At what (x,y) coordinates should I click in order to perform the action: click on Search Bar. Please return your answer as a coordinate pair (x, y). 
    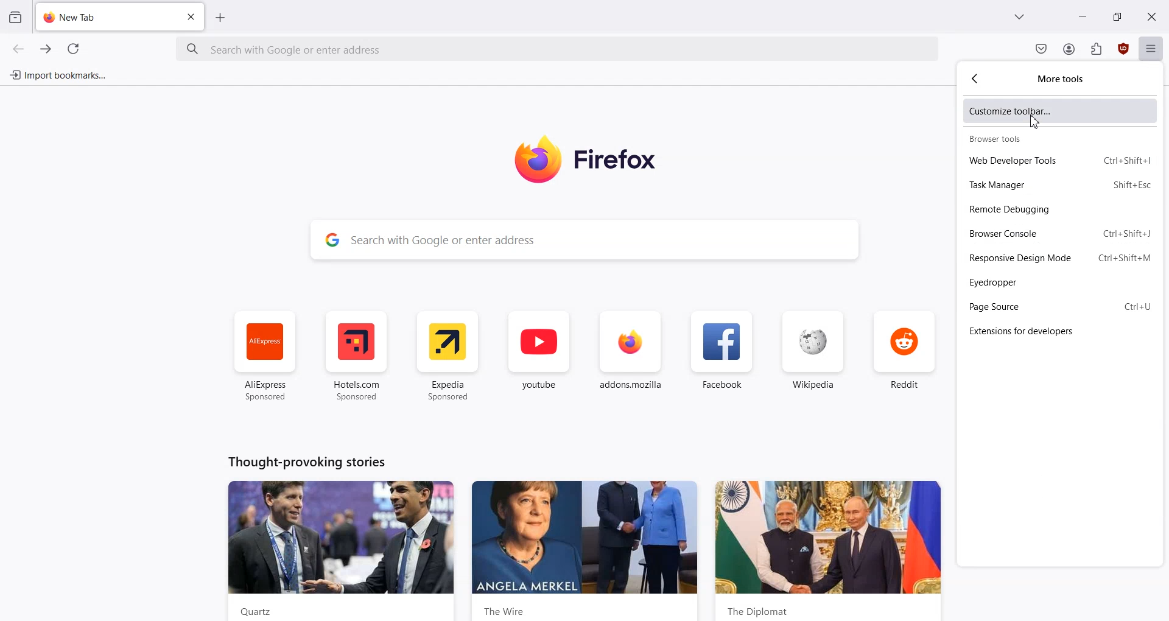
    Looking at the image, I should click on (583, 237).